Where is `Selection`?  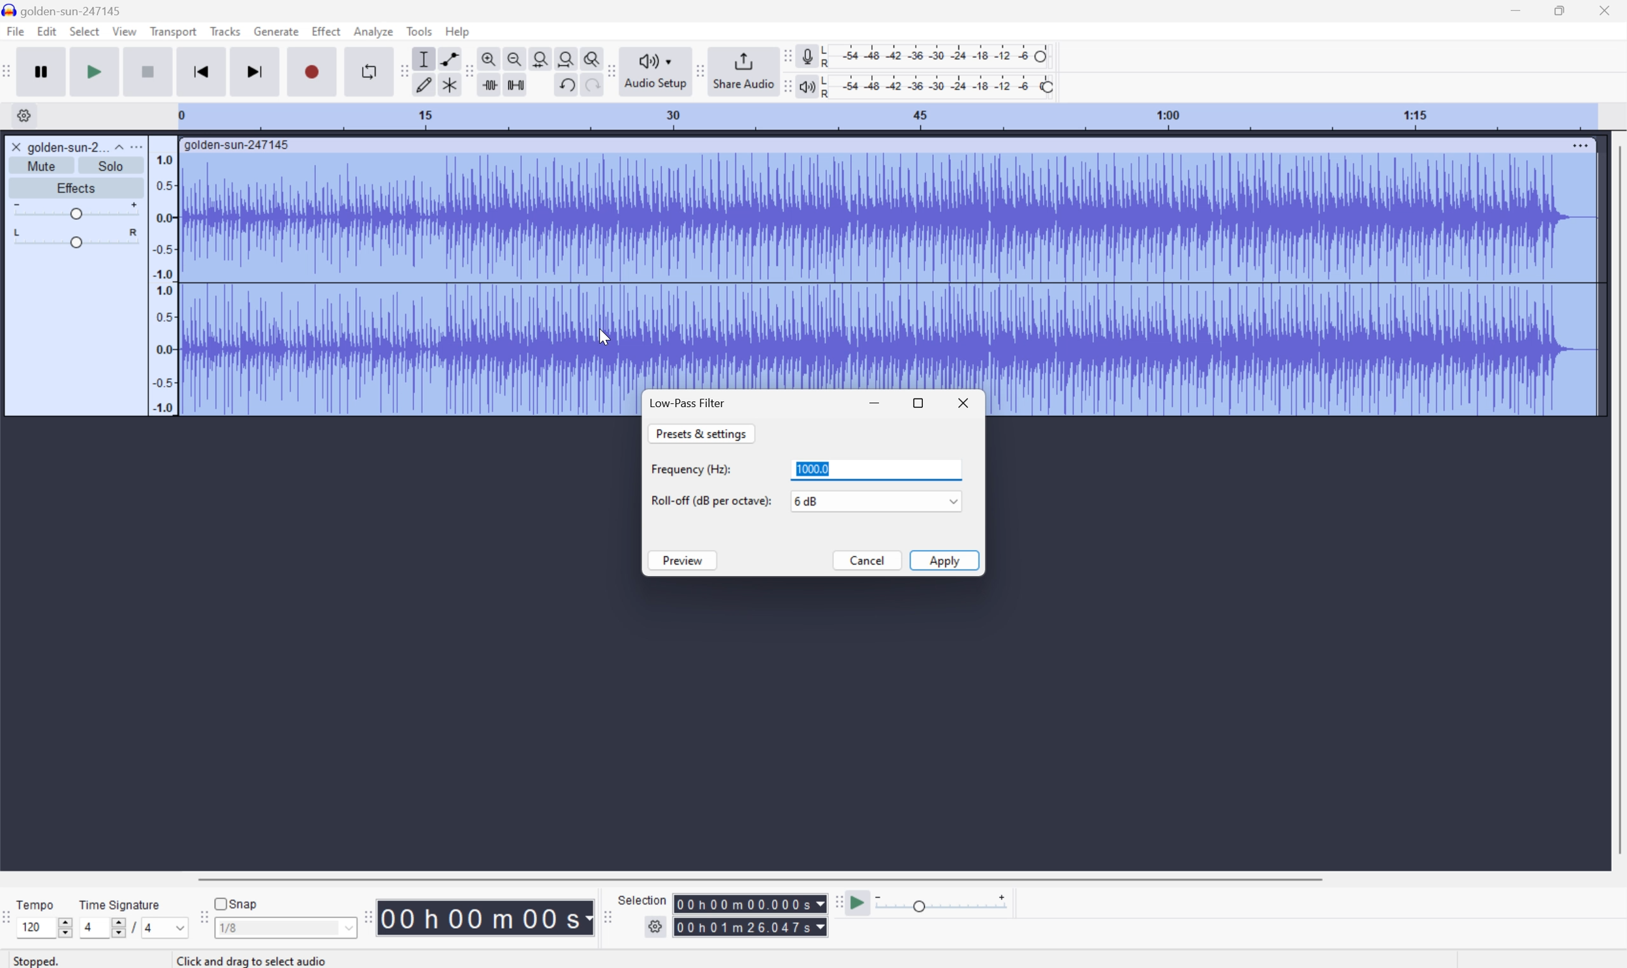
Selection is located at coordinates (645, 900).